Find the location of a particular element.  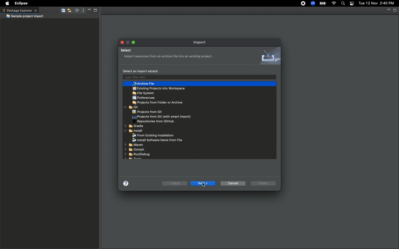

Minimize is located at coordinates (388, 10).